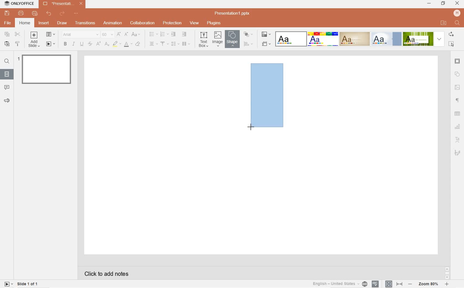 The height and width of the screenshot is (288, 464). Describe the element at coordinates (354, 39) in the screenshot. I see `Classic` at that location.